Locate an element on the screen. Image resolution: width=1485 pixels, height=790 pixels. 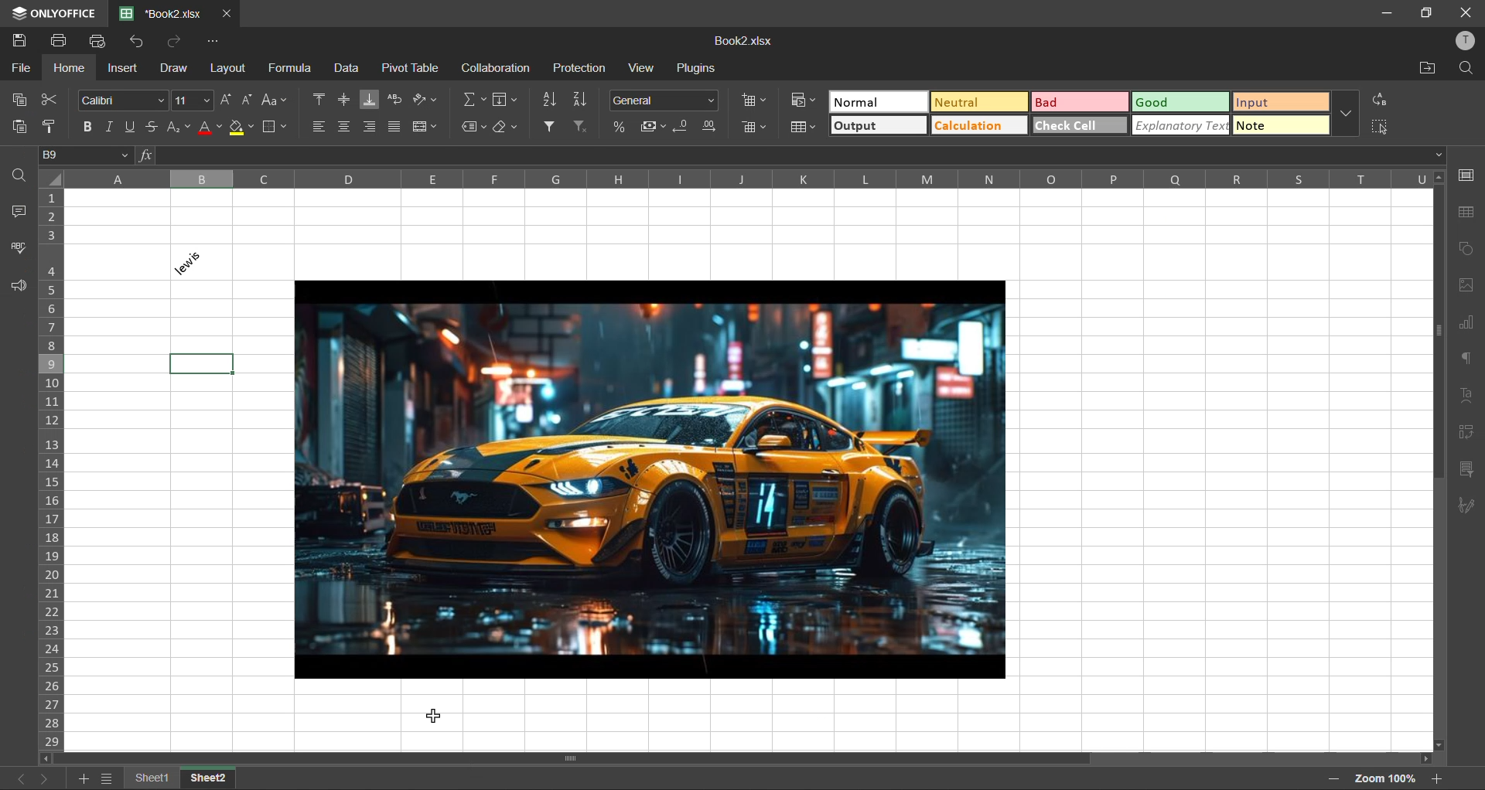
clear filter is located at coordinates (581, 128).